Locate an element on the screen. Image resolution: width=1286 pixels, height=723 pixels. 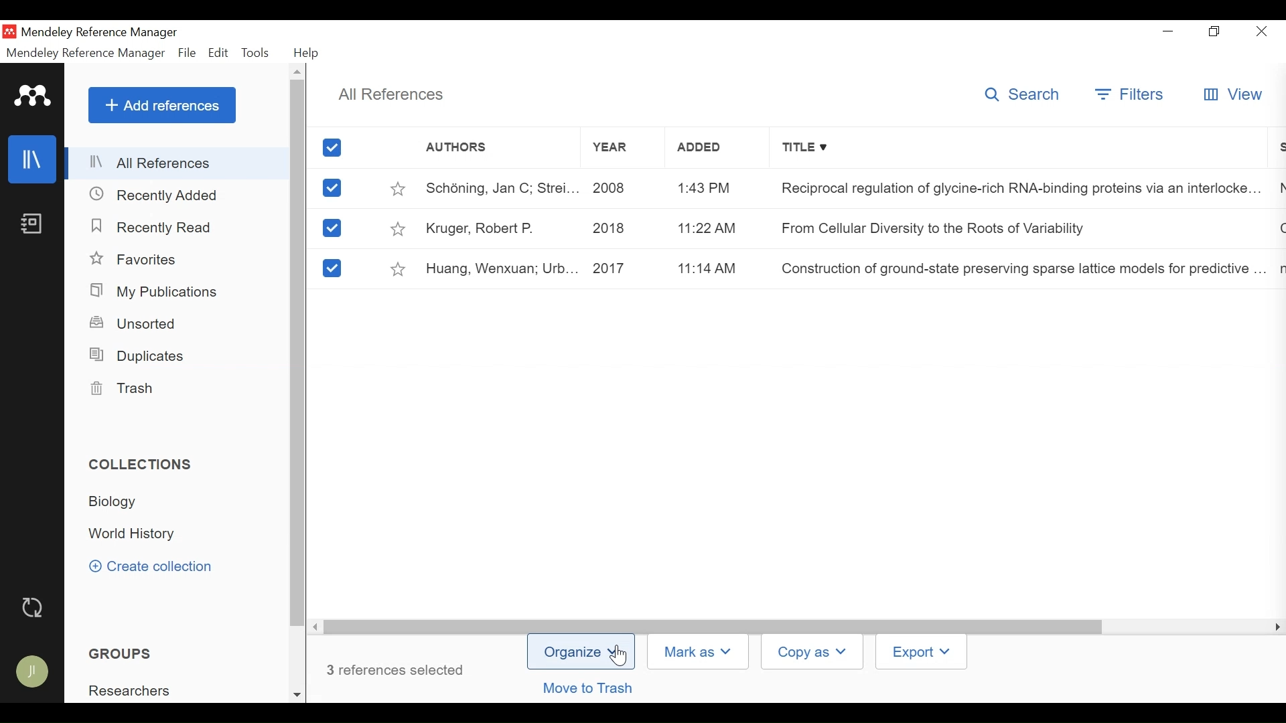
Year is located at coordinates (625, 150).